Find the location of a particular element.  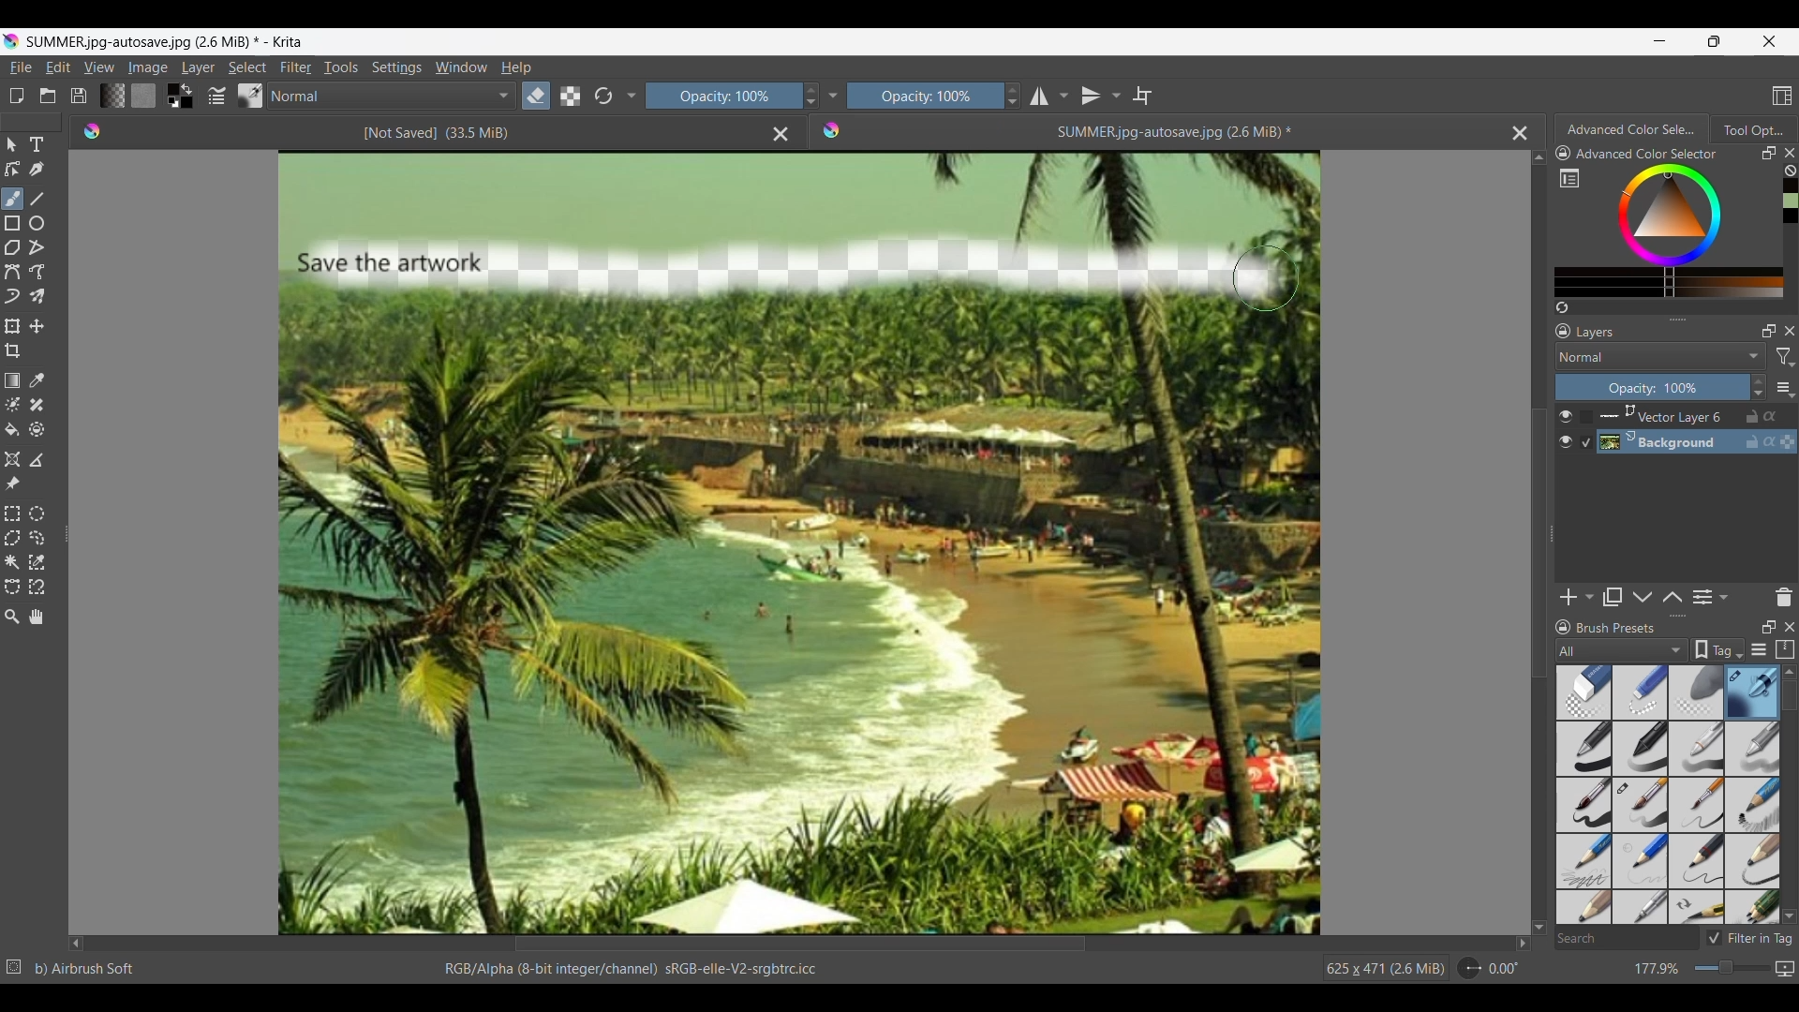

Move layer down is located at coordinates (1643, 597).